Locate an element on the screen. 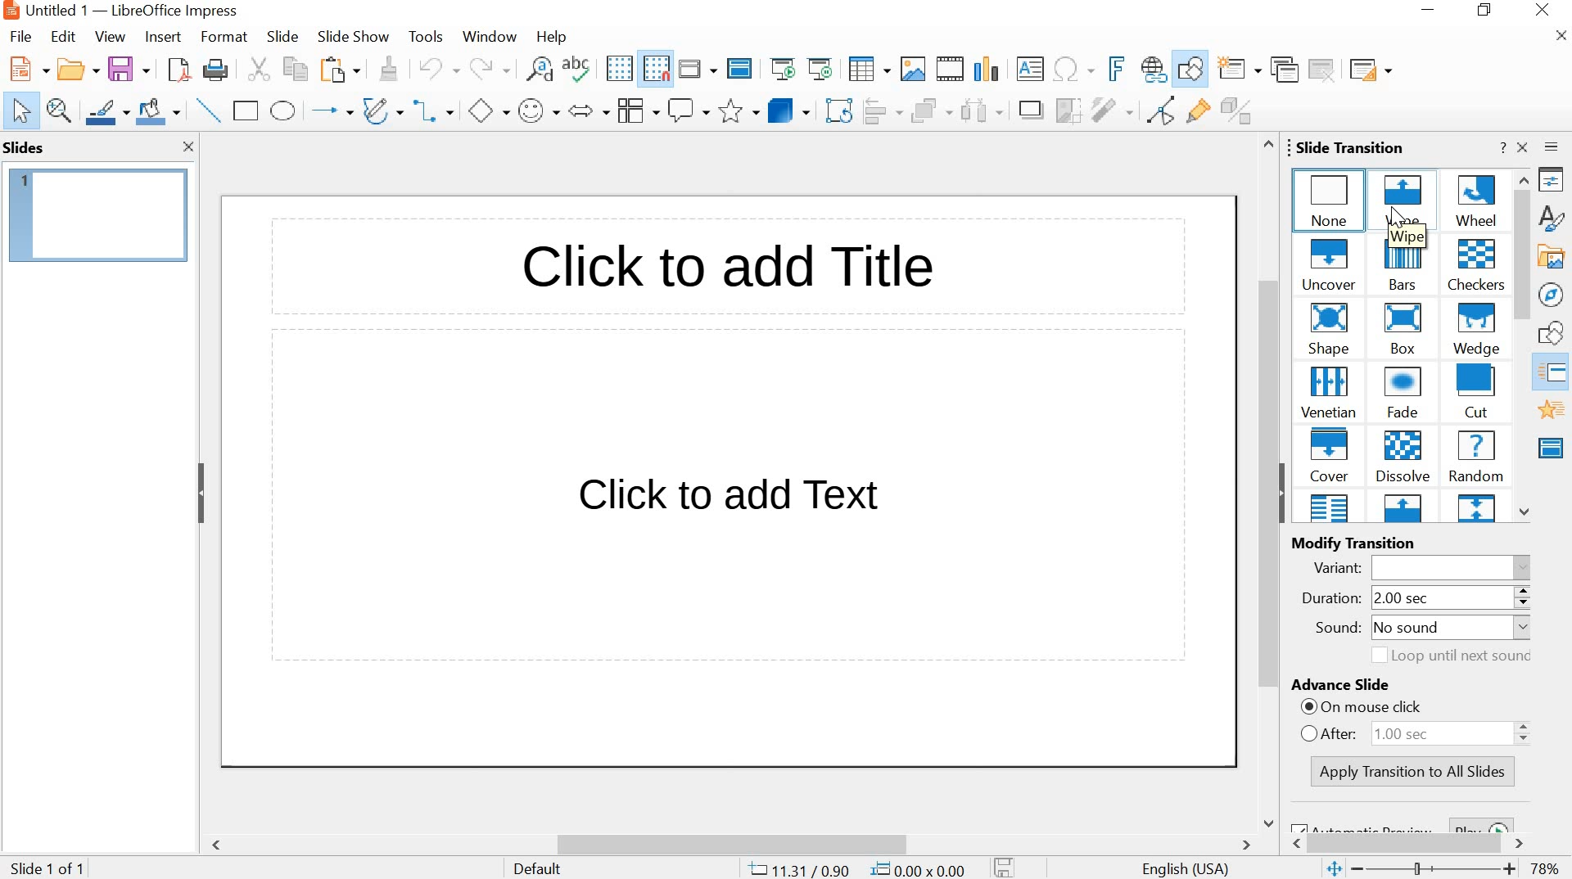  FADE is located at coordinates (1406, 394).